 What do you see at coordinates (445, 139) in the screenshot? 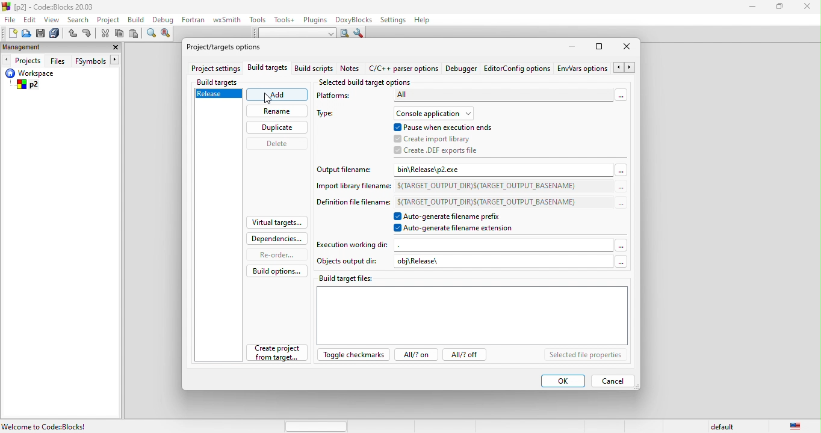
I see `create import library ` at bounding box center [445, 139].